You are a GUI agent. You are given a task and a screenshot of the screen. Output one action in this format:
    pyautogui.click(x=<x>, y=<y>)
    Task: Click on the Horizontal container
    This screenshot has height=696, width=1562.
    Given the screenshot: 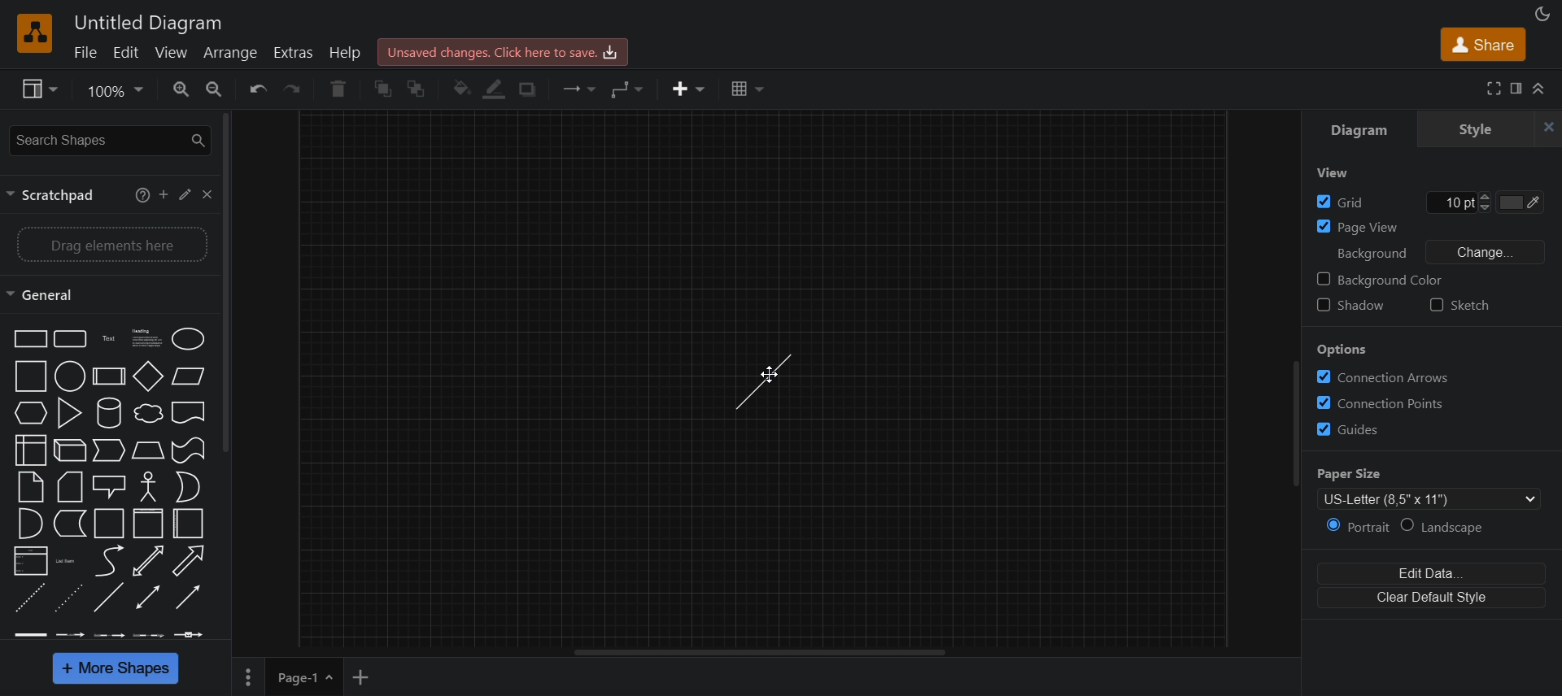 What is the action you would take?
    pyautogui.click(x=192, y=524)
    